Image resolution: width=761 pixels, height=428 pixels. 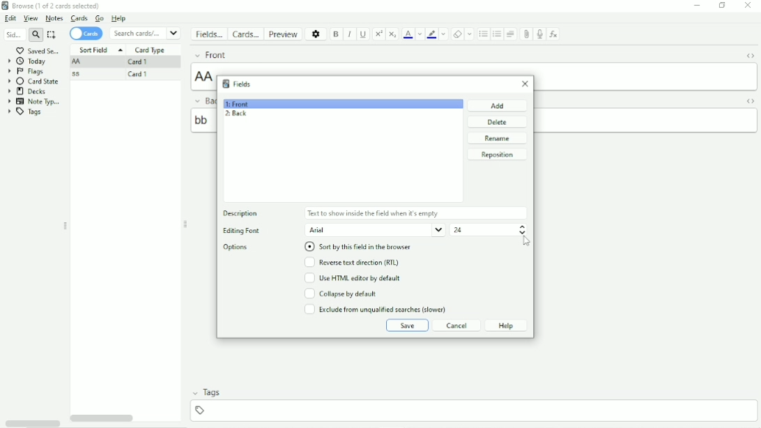 I want to click on Bold, so click(x=337, y=34).